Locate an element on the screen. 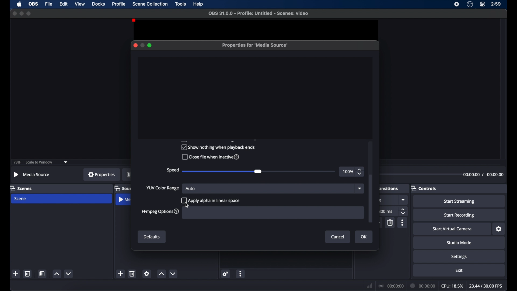 The height and width of the screenshot is (291, 517). increment is located at coordinates (161, 274).